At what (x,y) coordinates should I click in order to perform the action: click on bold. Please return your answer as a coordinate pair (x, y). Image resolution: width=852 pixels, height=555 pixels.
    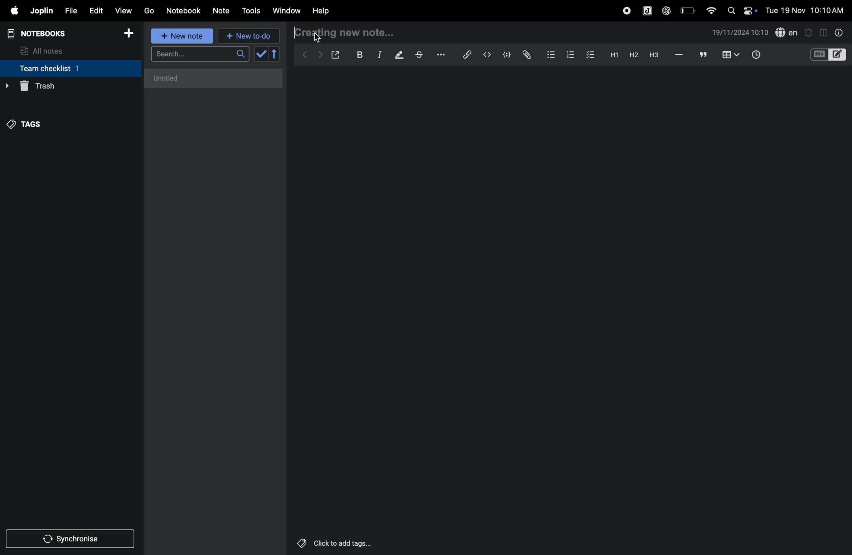
    Looking at the image, I should click on (359, 54).